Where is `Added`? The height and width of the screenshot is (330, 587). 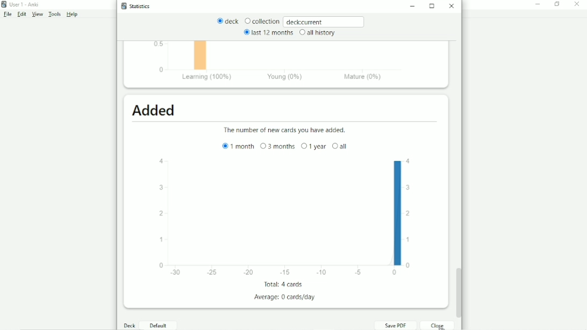
Added is located at coordinates (157, 110).